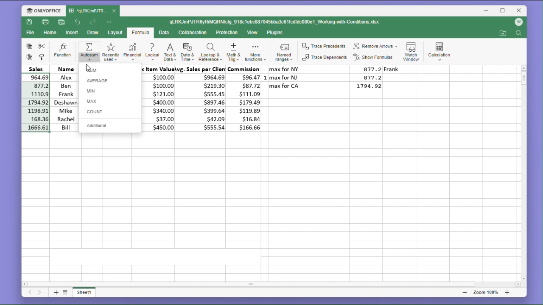 This screenshot has width=543, height=305. I want to click on format painter, so click(42, 57).